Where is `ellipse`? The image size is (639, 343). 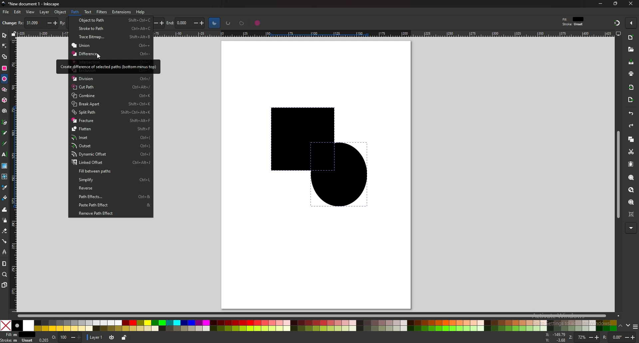 ellipse is located at coordinates (4, 78).